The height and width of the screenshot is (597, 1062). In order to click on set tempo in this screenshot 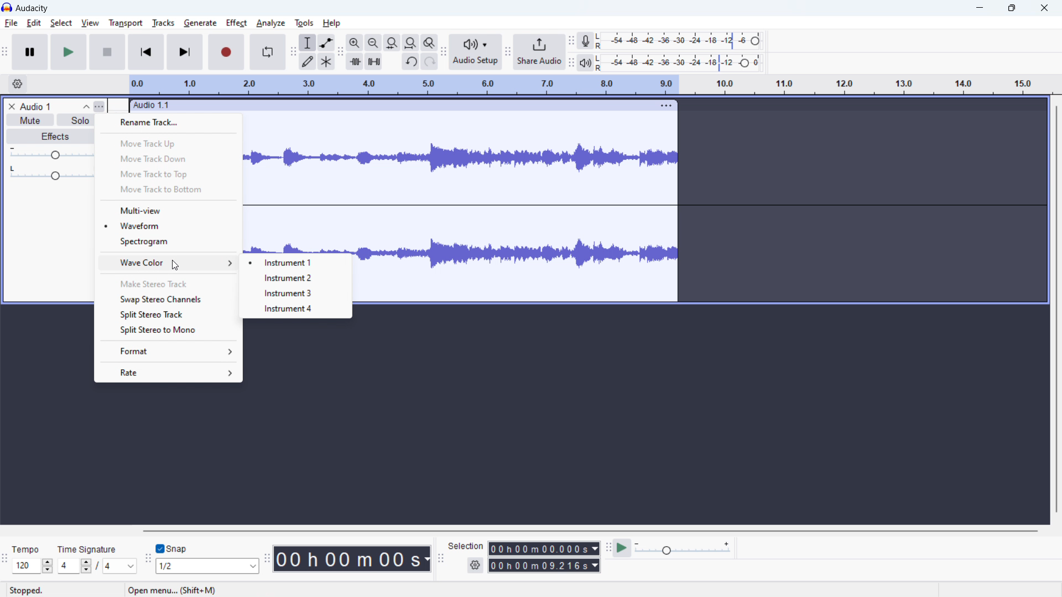, I will do `click(32, 566)`.